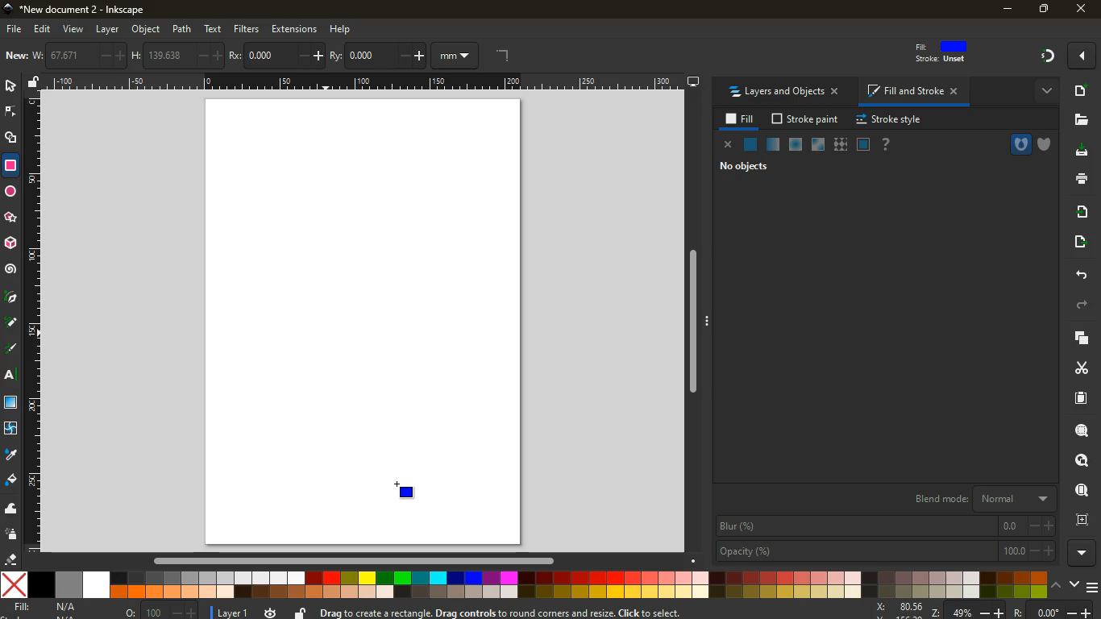  Describe the element at coordinates (12, 30) in the screenshot. I see `file` at that location.